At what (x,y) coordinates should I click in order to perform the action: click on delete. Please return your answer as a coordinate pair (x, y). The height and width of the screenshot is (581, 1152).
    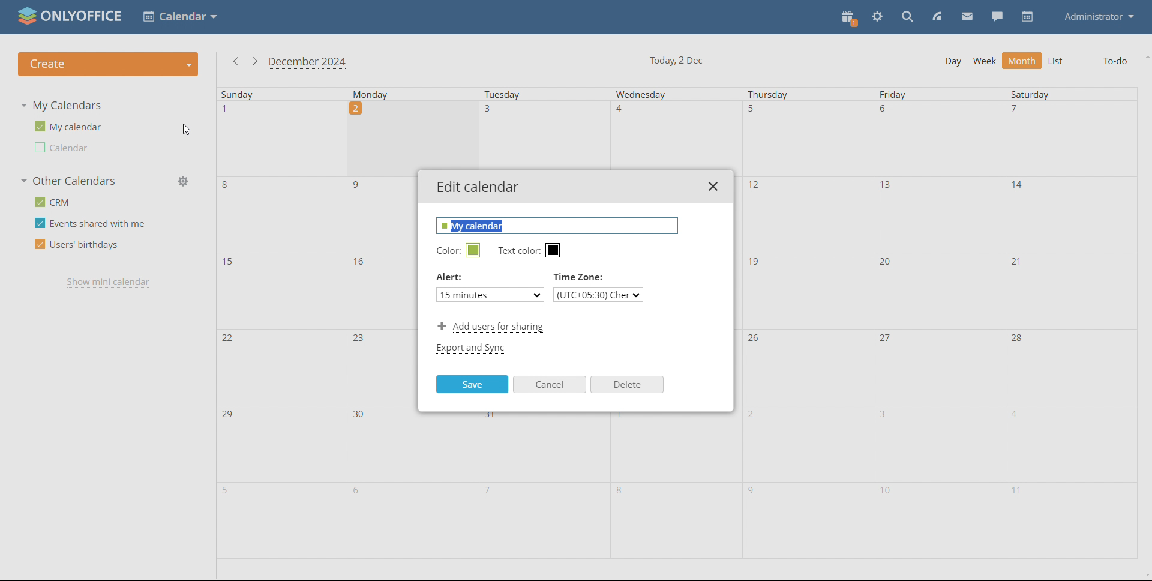
    Looking at the image, I should click on (628, 385).